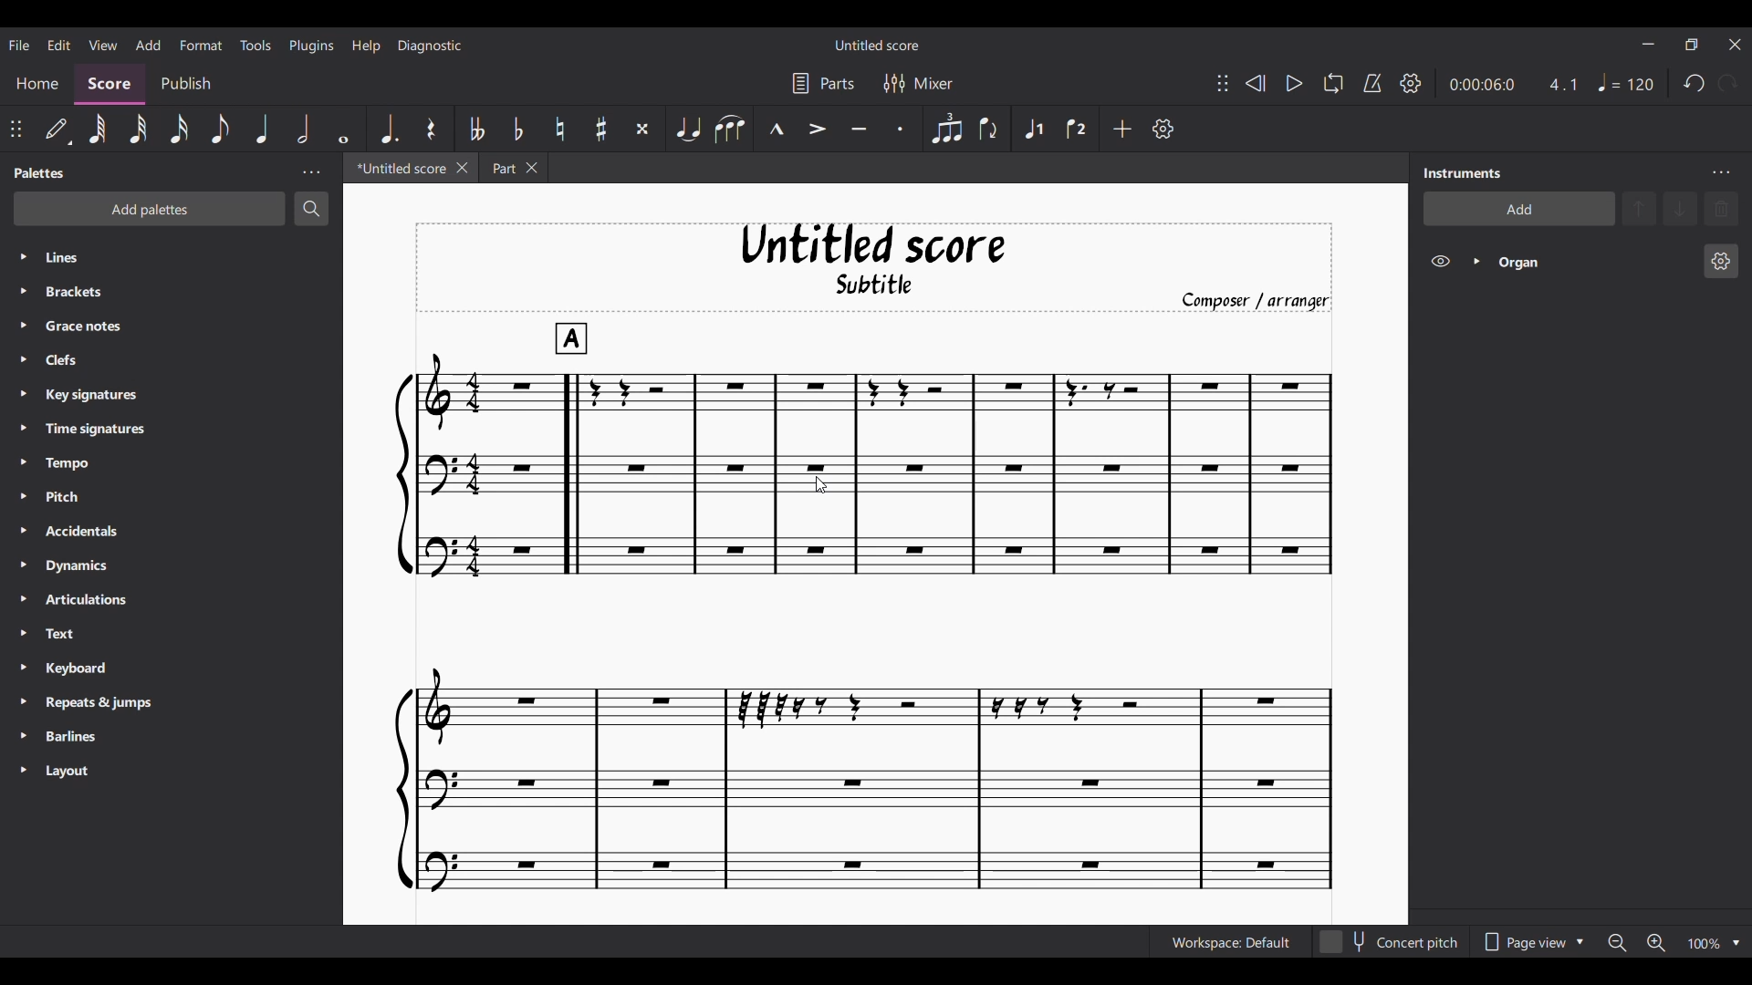 This screenshot has height=985, width=1752. Describe the element at coordinates (311, 45) in the screenshot. I see `Plugins menu` at that location.